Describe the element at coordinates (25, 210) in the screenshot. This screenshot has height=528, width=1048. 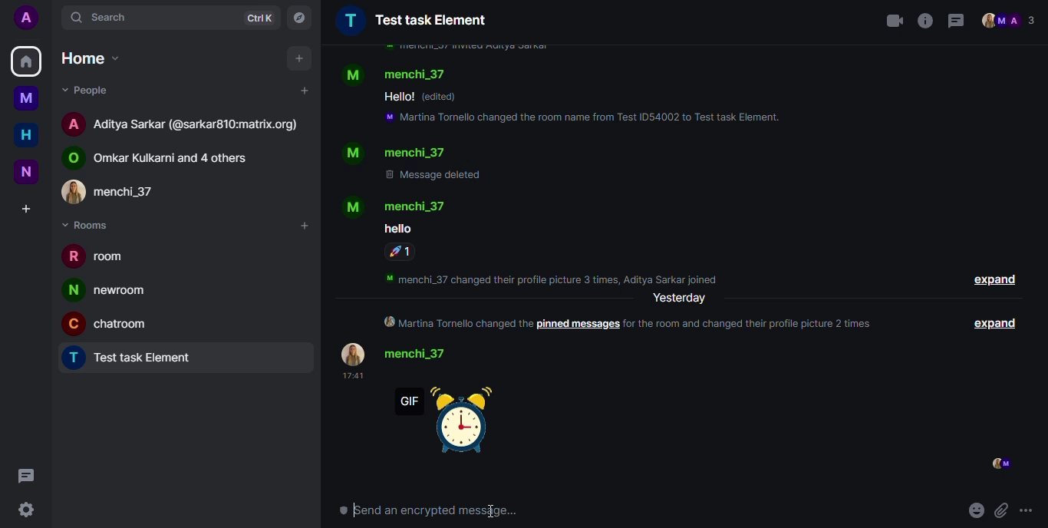
I see `create space` at that location.